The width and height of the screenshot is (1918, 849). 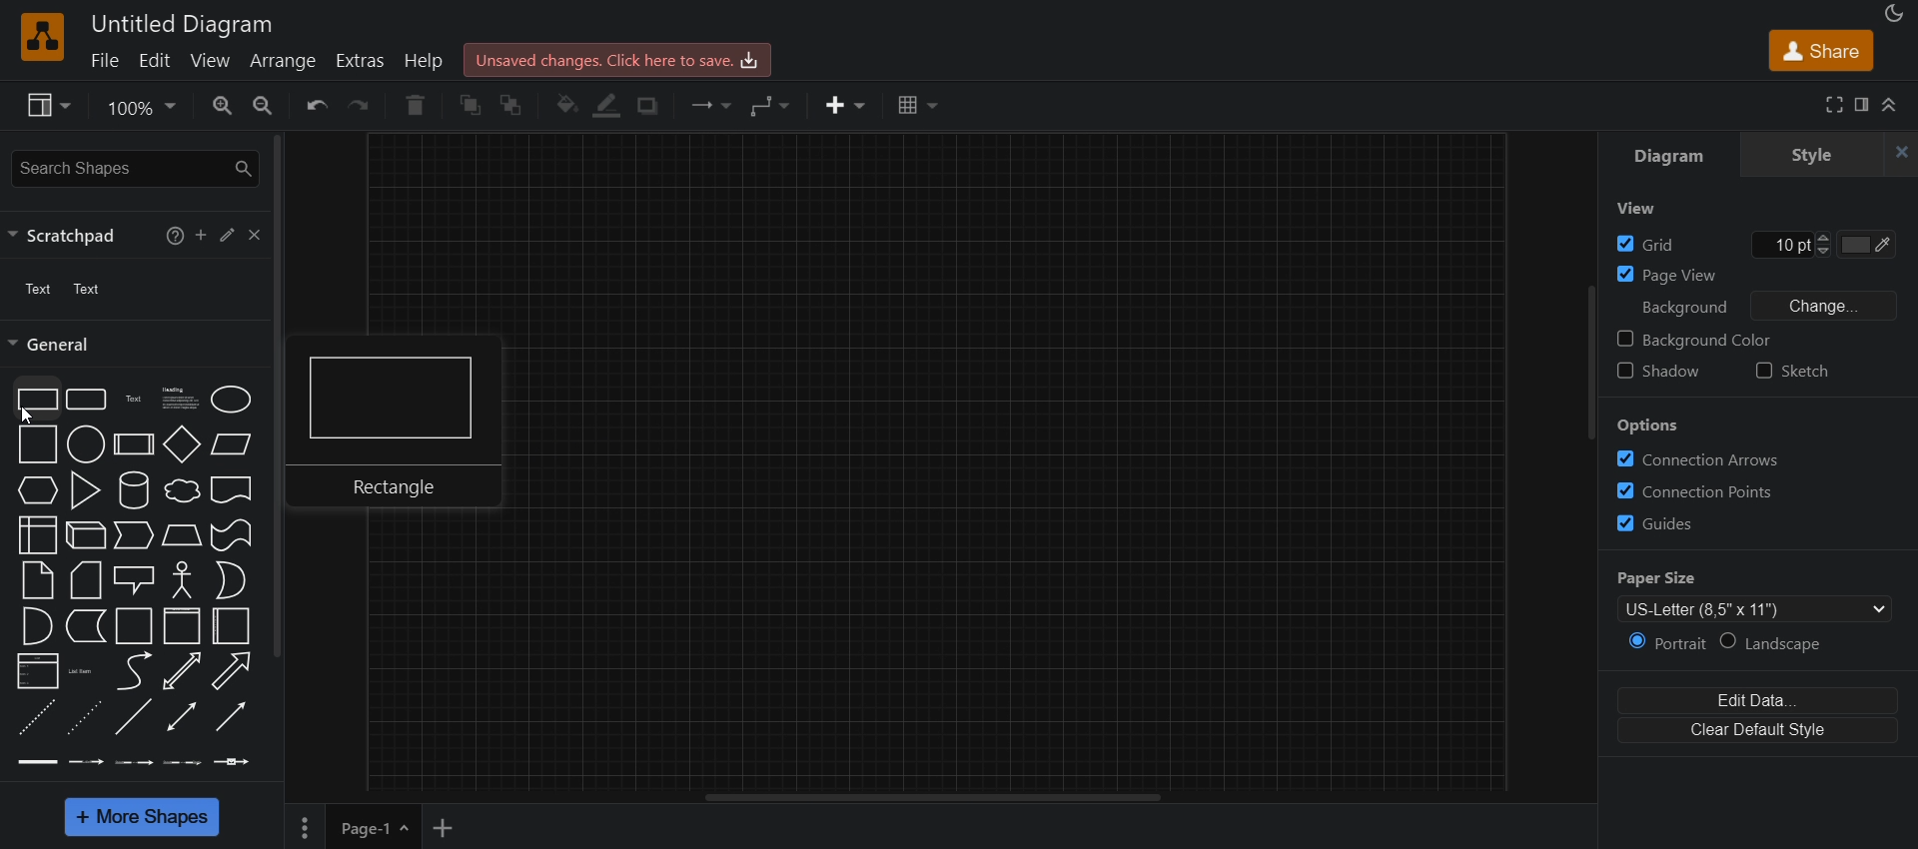 What do you see at coordinates (774, 106) in the screenshot?
I see `waypoints` at bounding box center [774, 106].